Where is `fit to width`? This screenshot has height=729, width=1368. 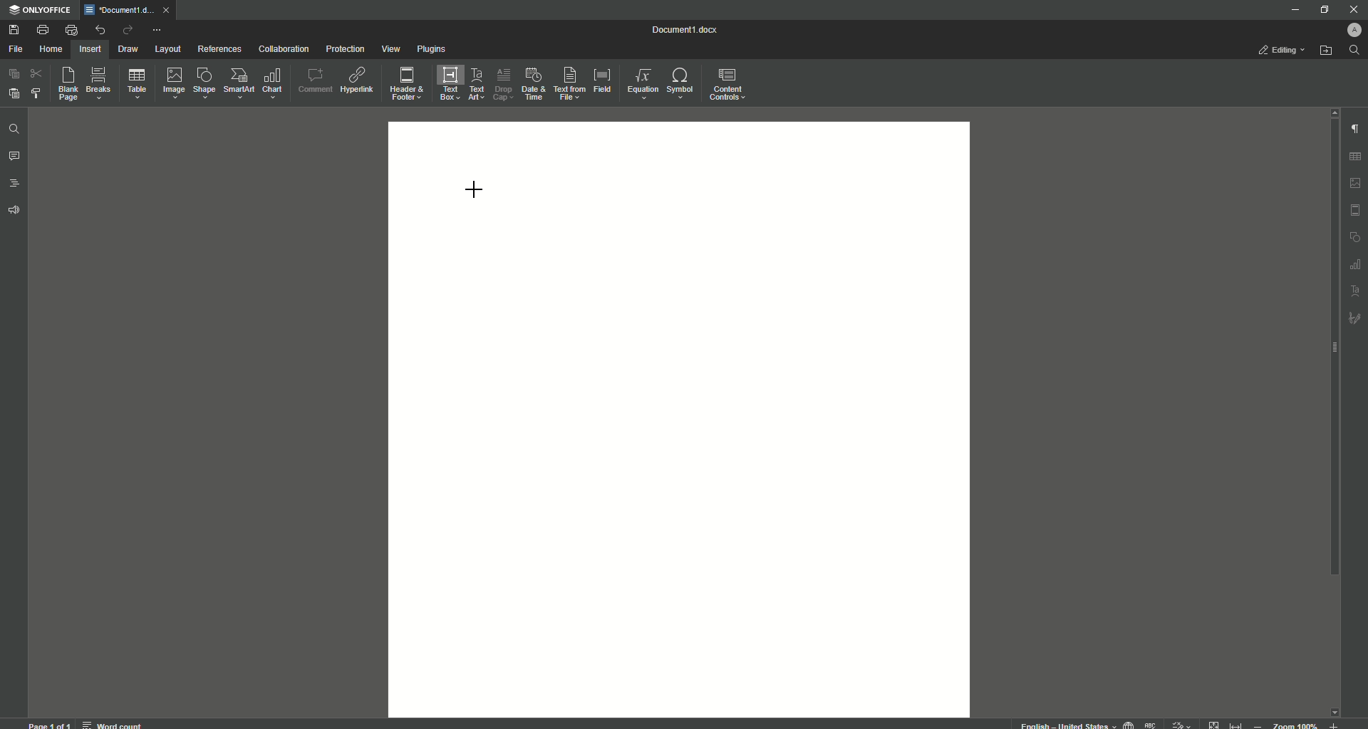
fit to width is located at coordinates (1238, 723).